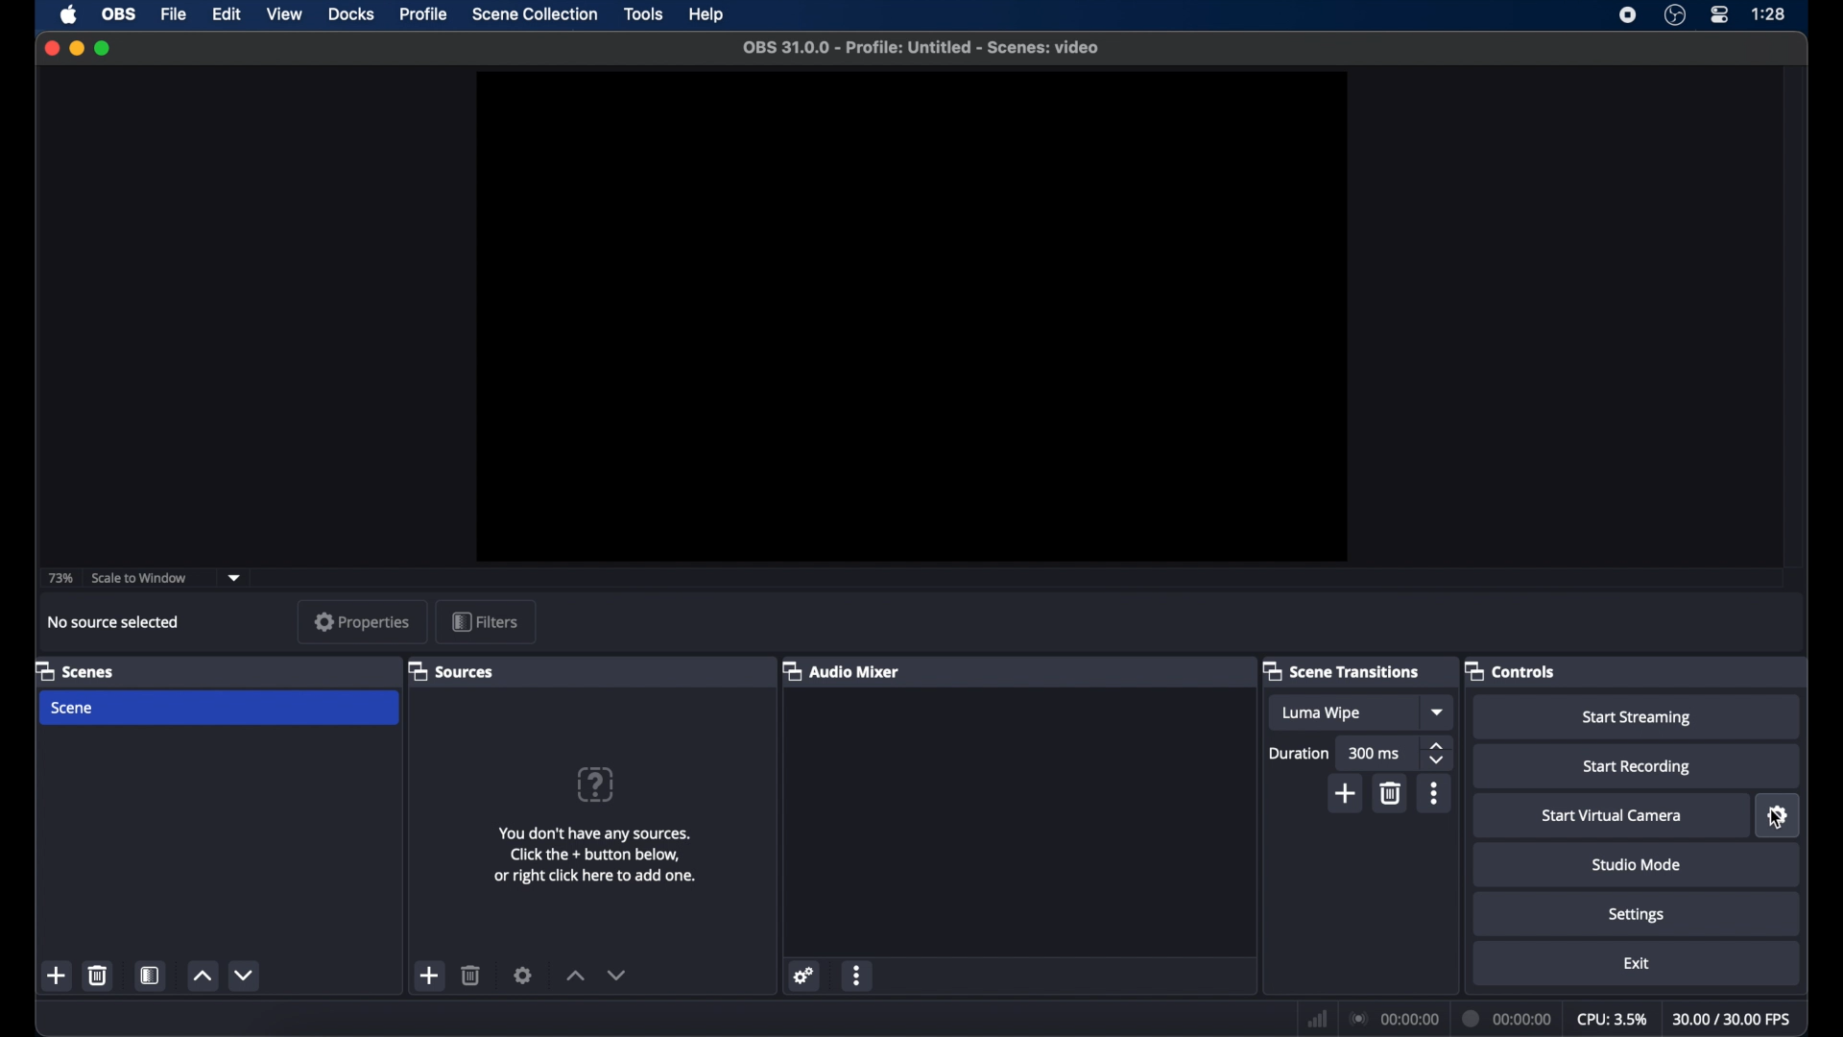 The width and height of the screenshot is (1843, 1037). What do you see at coordinates (1636, 963) in the screenshot?
I see `exit` at bounding box center [1636, 963].